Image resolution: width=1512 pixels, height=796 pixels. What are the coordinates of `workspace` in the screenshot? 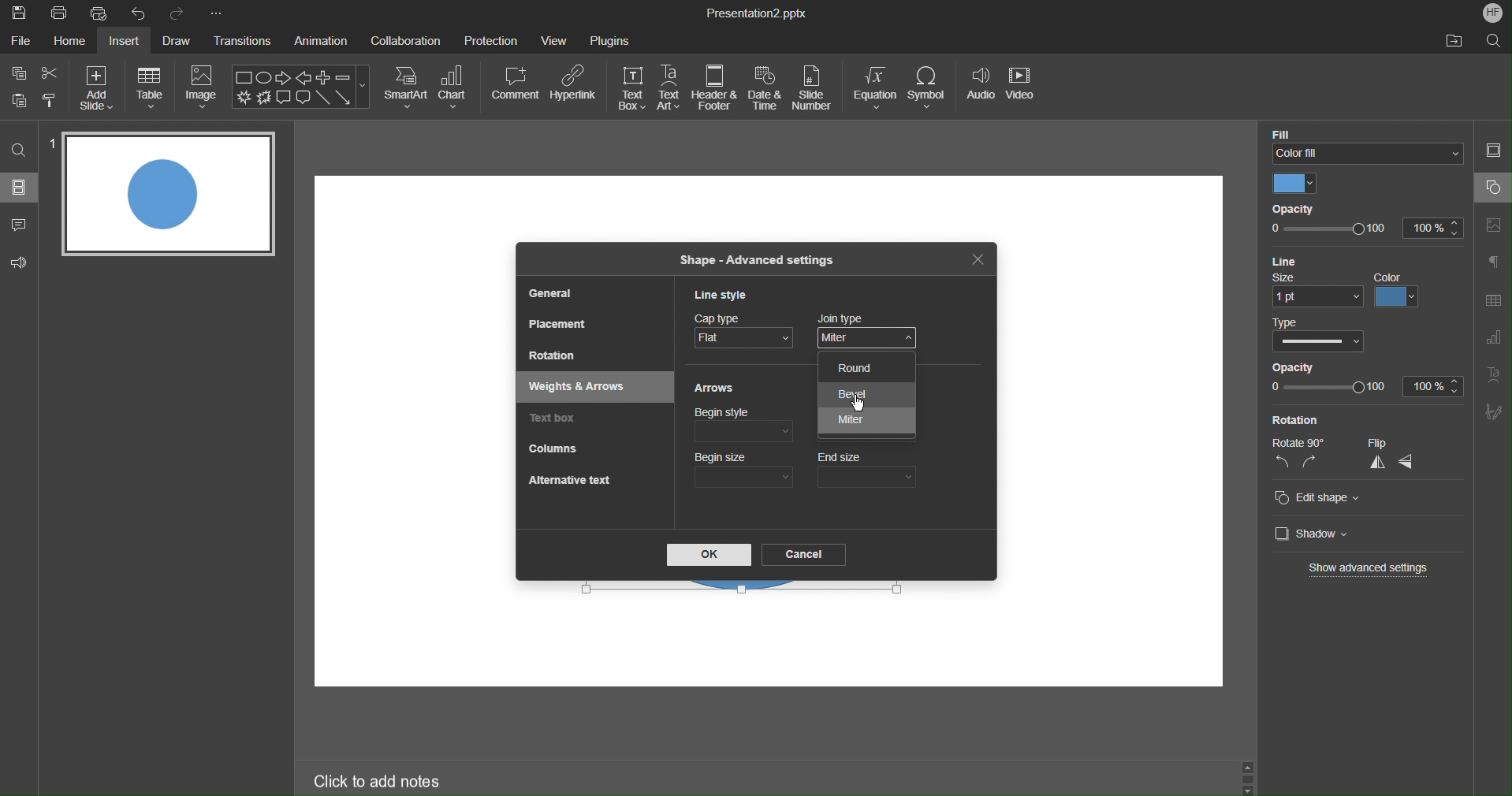 It's located at (868, 655).